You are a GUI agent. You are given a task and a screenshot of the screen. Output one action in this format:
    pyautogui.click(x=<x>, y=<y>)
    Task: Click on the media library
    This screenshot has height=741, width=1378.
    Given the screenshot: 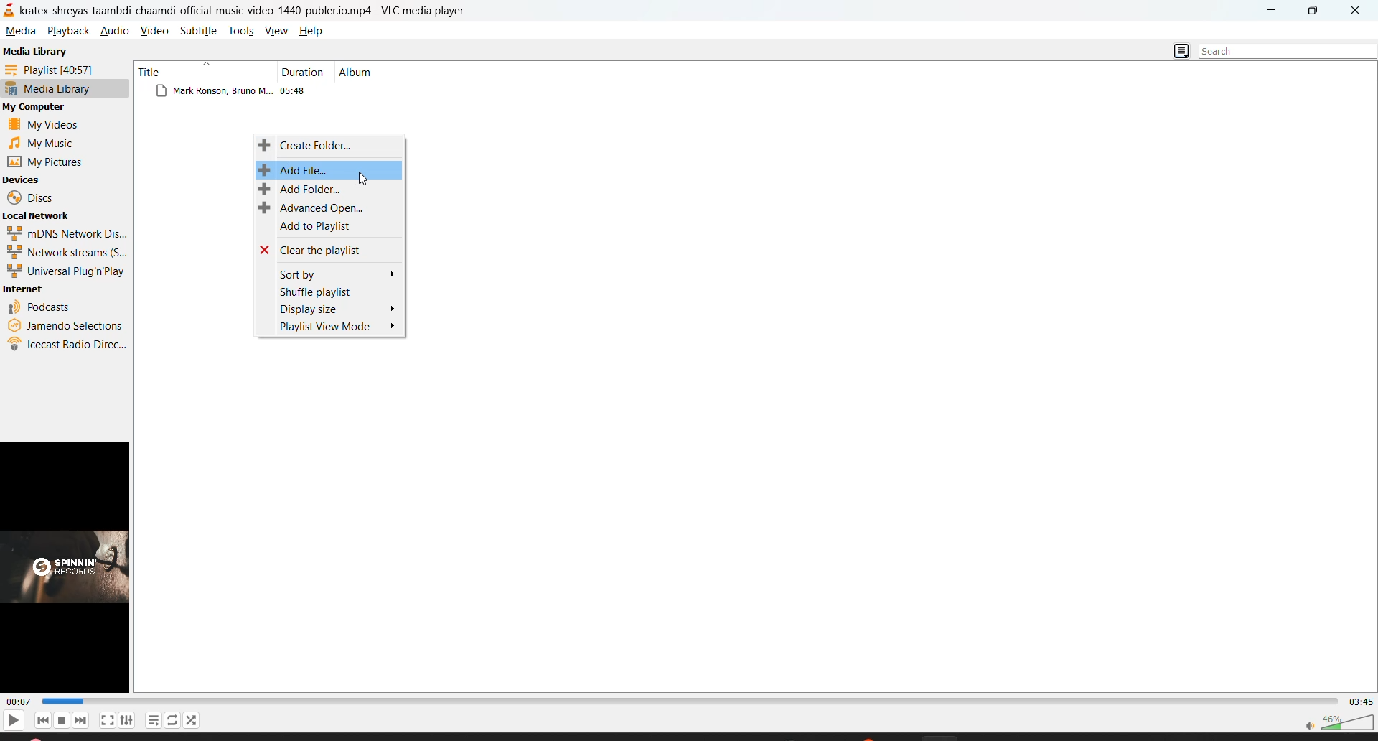 What is the action you would take?
    pyautogui.click(x=50, y=89)
    